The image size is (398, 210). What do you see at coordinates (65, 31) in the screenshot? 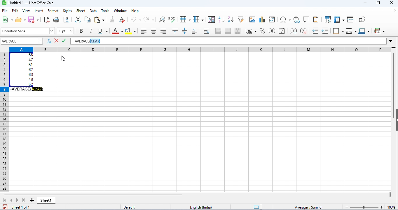
I see `font size` at bounding box center [65, 31].